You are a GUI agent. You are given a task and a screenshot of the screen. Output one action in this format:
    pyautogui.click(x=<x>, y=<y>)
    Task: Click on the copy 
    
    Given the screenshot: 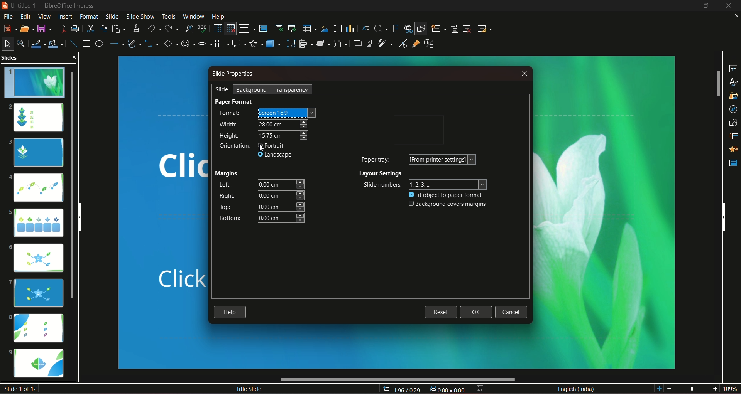 What is the action you would take?
    pyautogui.click(x=103, y=28)
    